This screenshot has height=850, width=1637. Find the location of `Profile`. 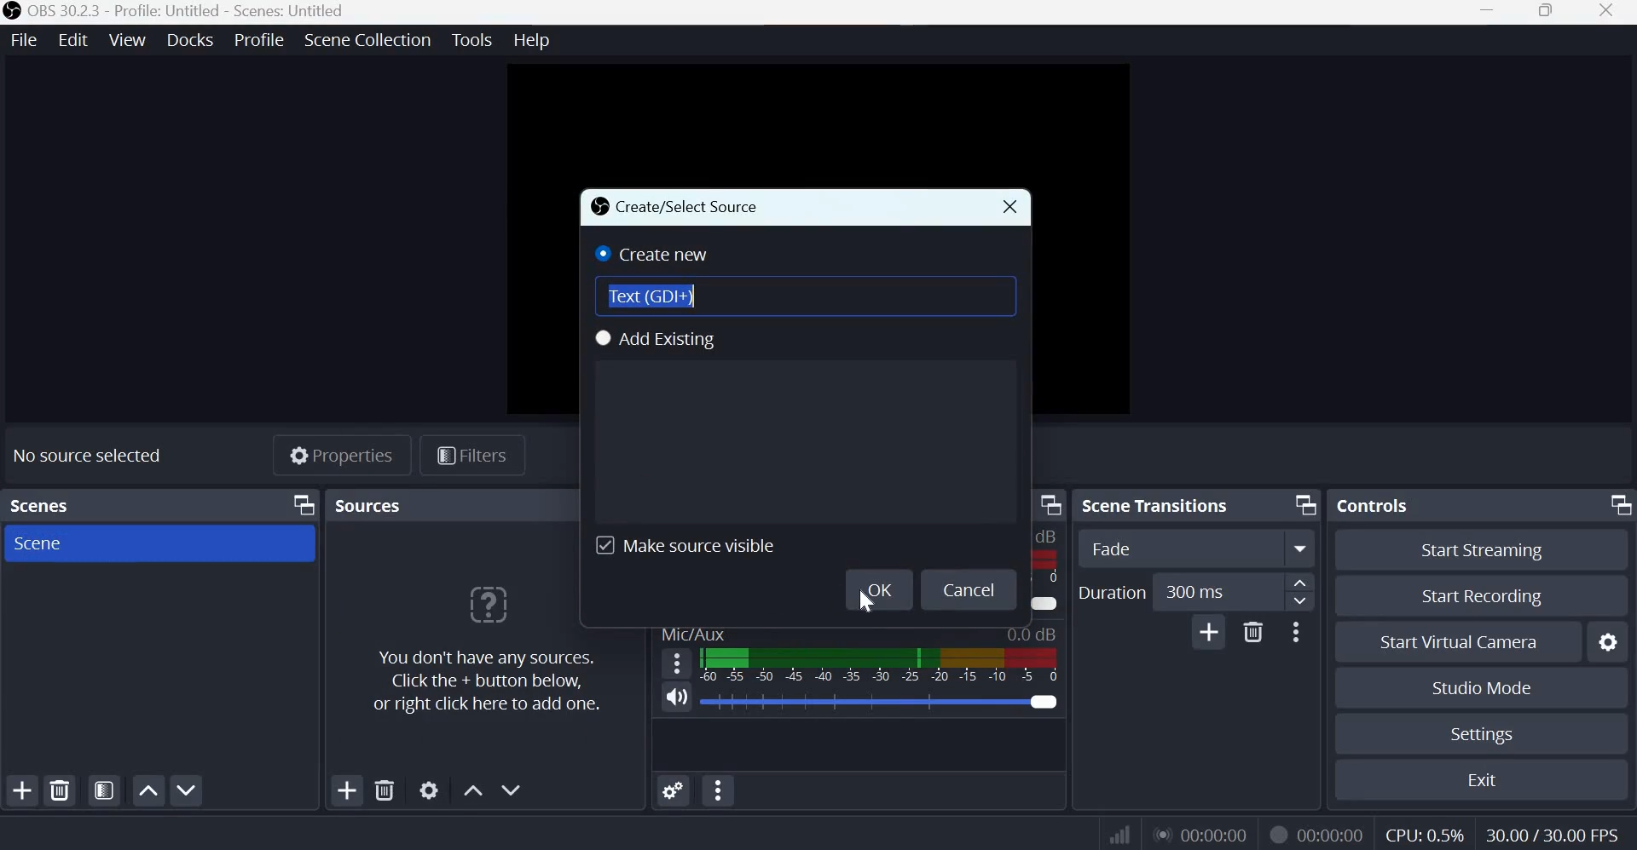

Profile is located at coordinates (259, 40).